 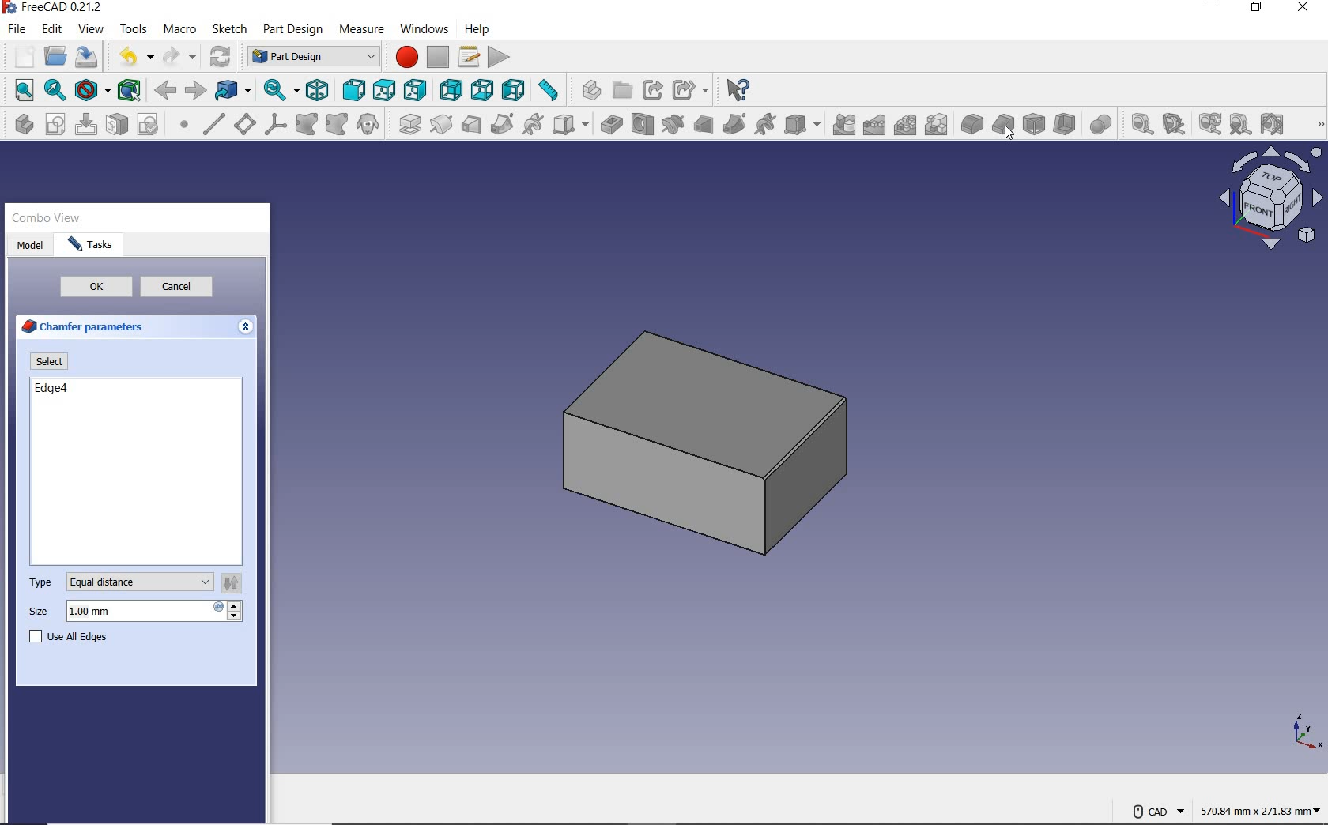 I want to click on flip direction, so click(x=236, y=582).